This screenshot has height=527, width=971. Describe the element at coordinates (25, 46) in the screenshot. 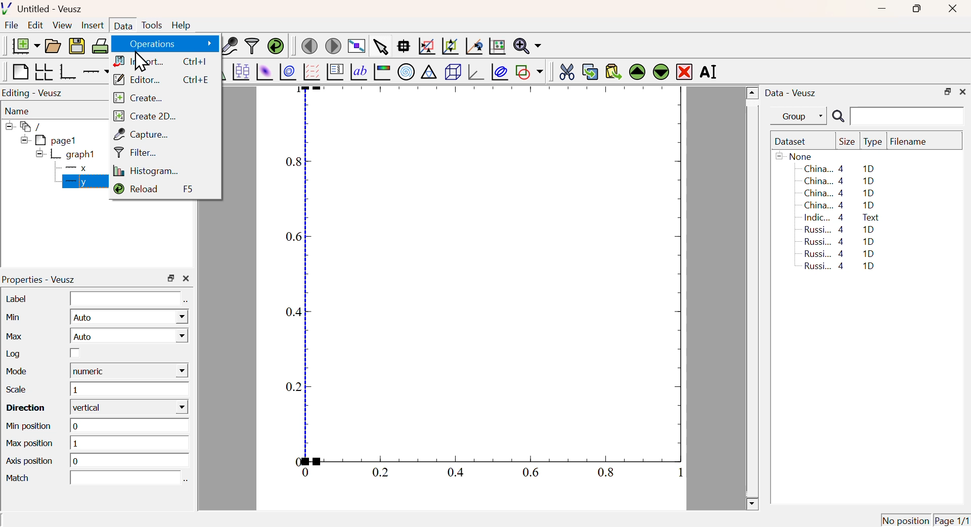

I see `New Document` at that location.